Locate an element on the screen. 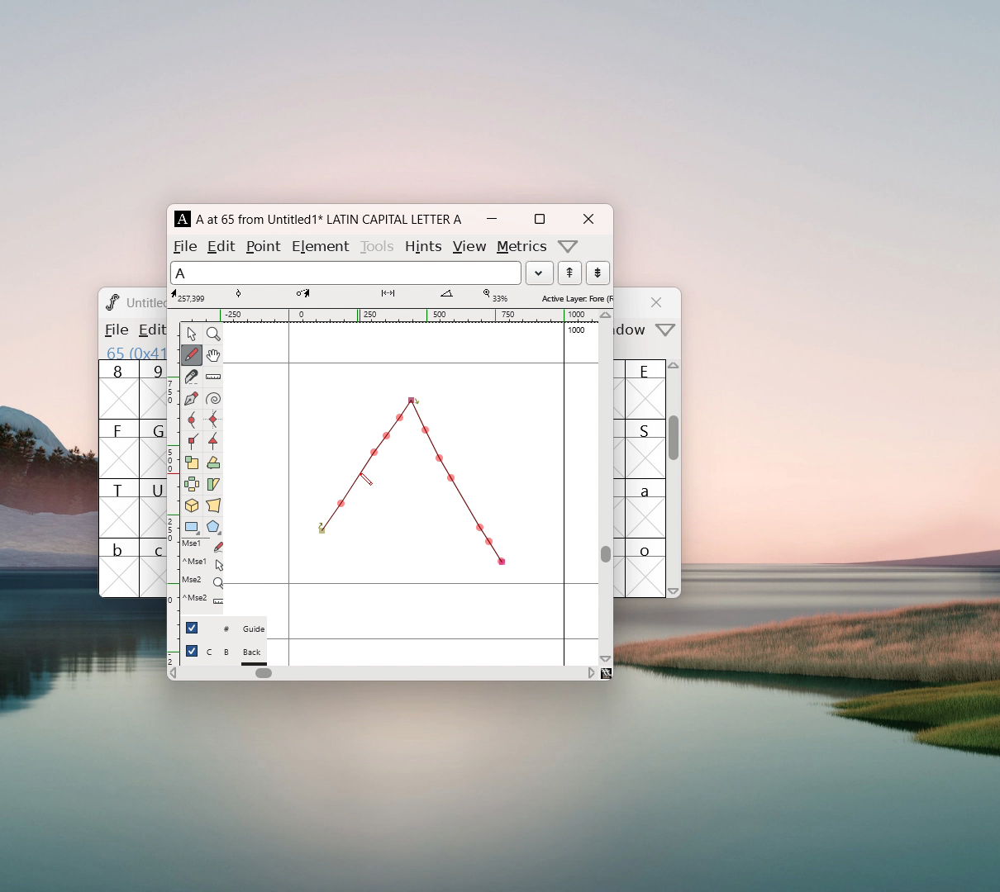 The width and height of the screenshot is (1000, 892). T is located at coordinates (119, 508).